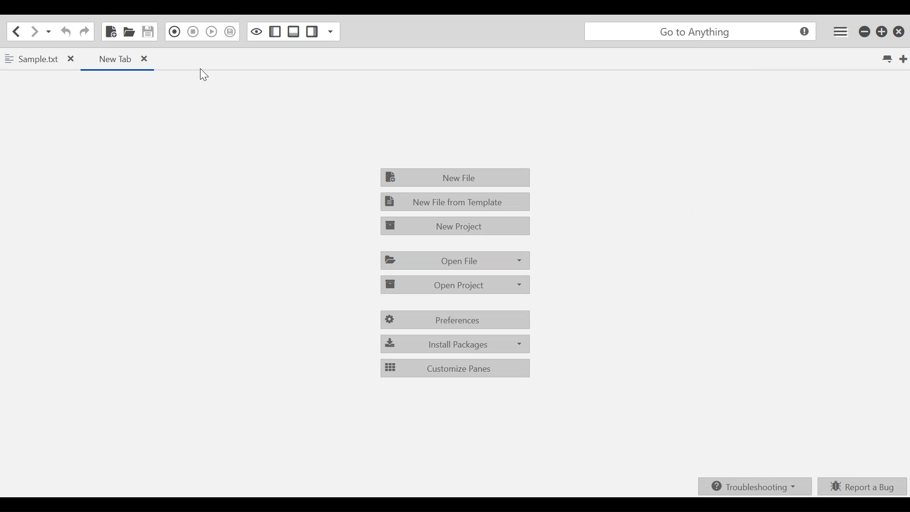 The height and width of the screenshot is (512, 910). Describe the element at coordinates (173, 33) in the screenshot. I see `Recording in Macro` at that location.